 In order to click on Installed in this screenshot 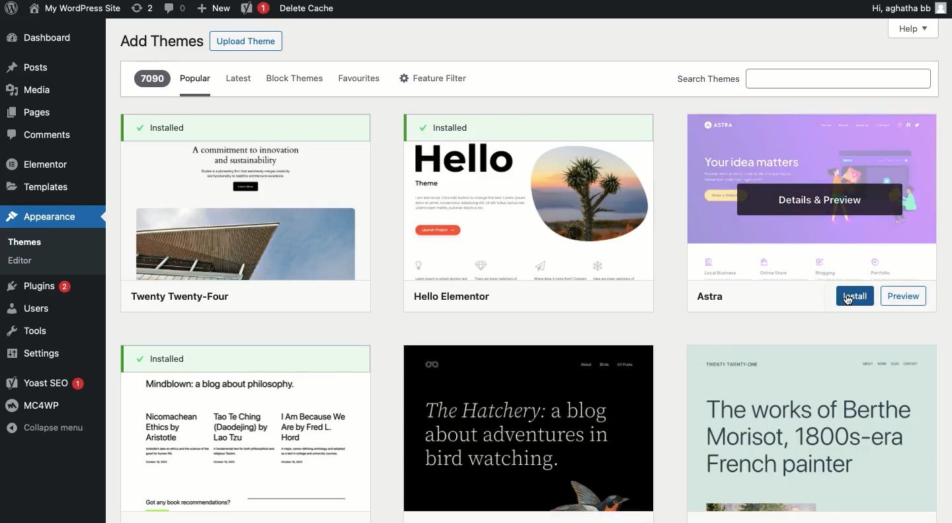, I will do `click(230, 359)`.